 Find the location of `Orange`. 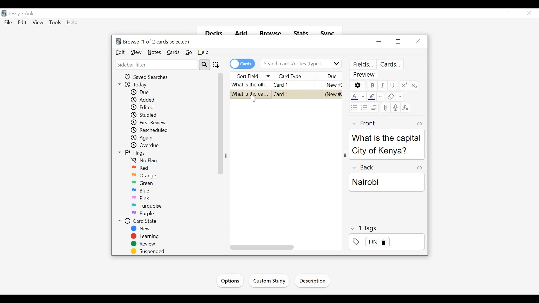

Orange is located at coordinates (145, 175).